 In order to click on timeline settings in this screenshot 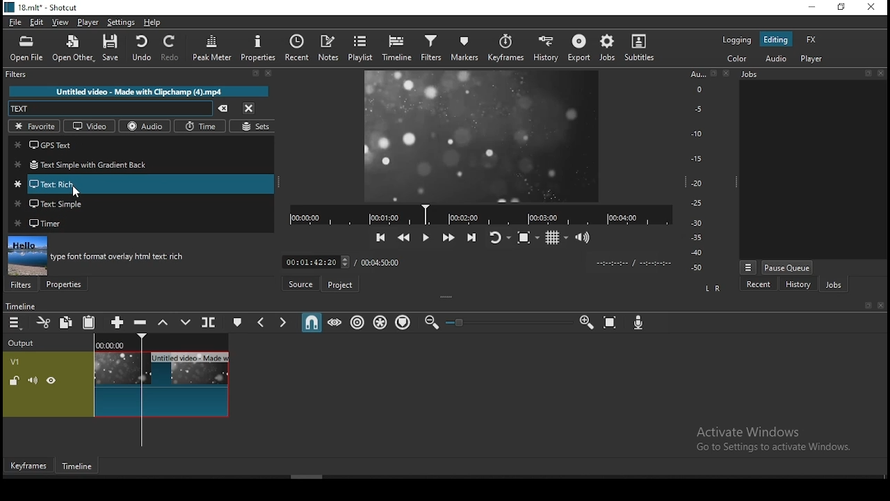, I will do `click(15, 321)`.